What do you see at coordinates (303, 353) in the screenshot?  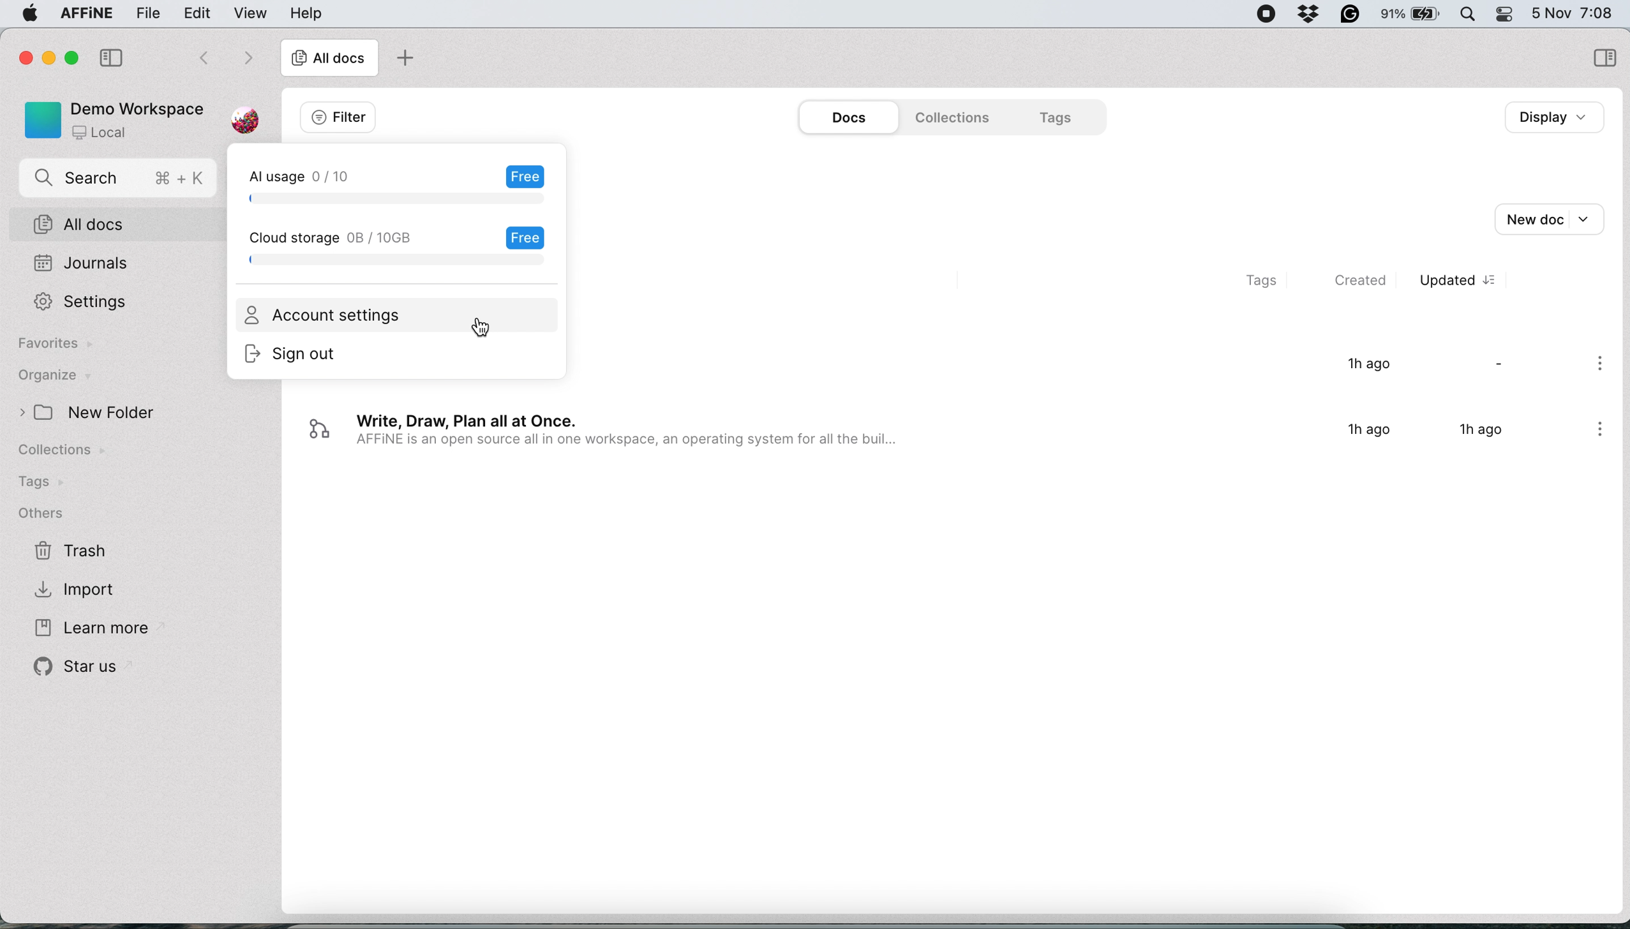 I see `sign out` at bounding box center [303, 353].